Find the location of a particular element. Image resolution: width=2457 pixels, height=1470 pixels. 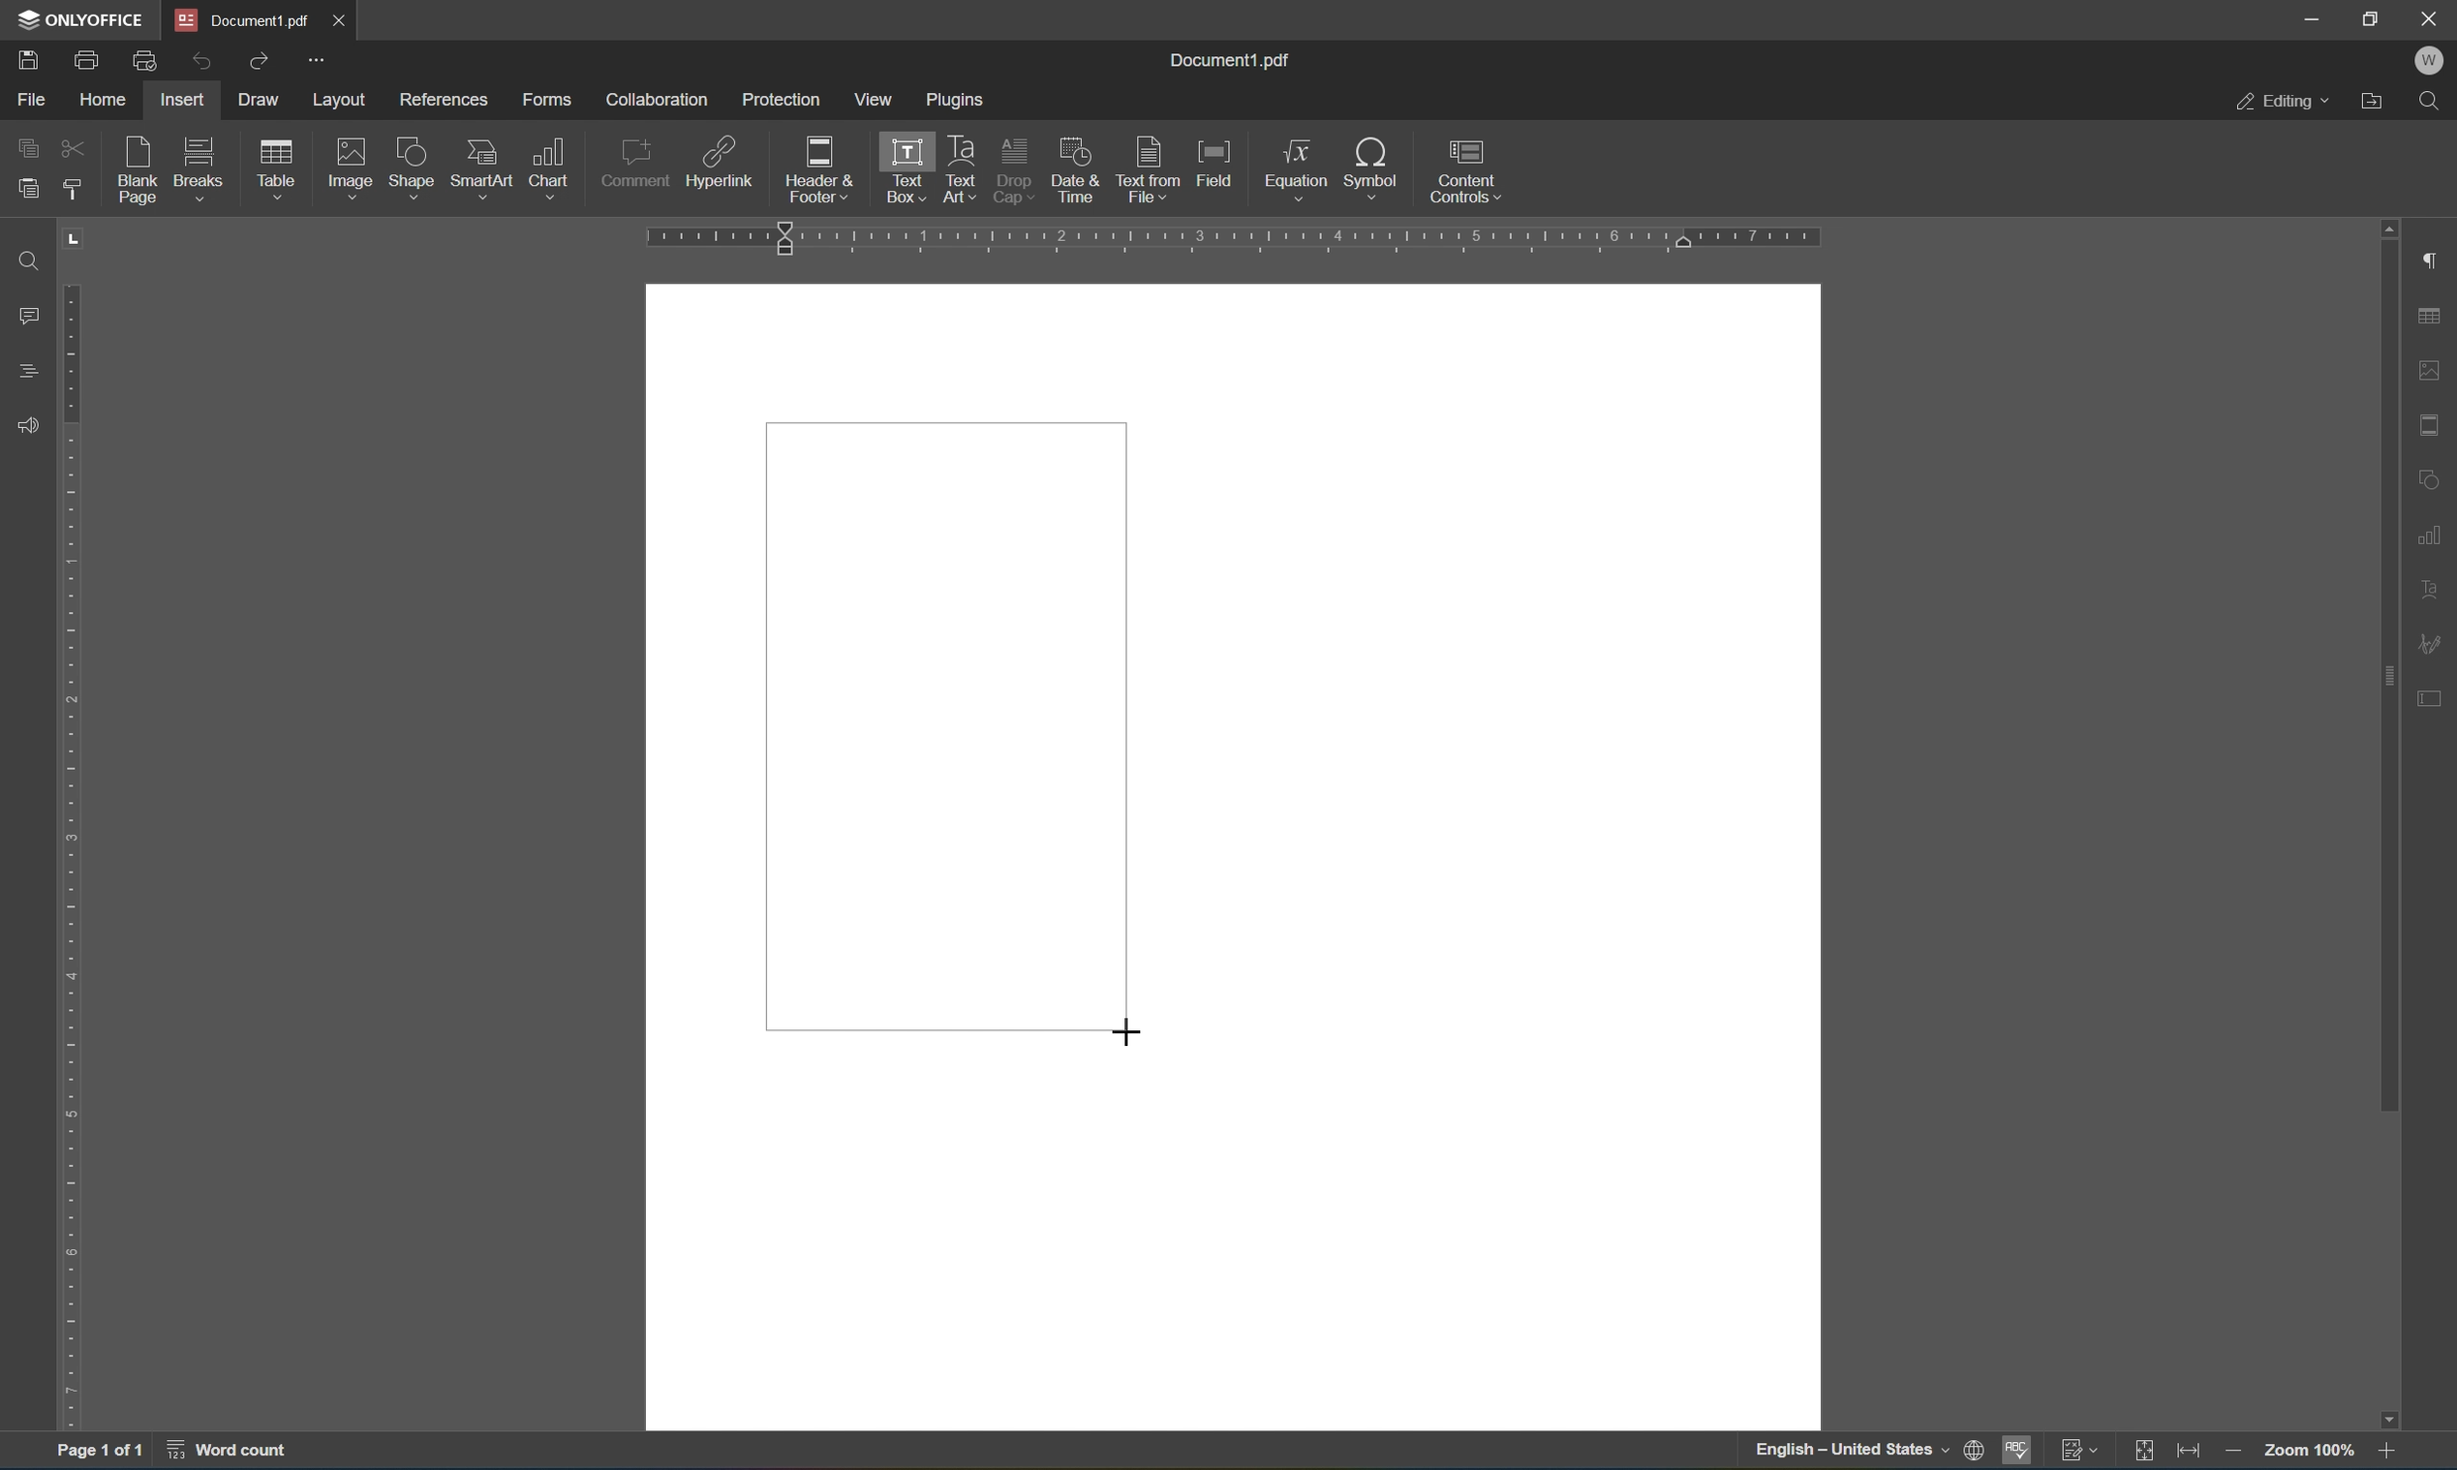

Welcome is located at coordinates (2432, 63).